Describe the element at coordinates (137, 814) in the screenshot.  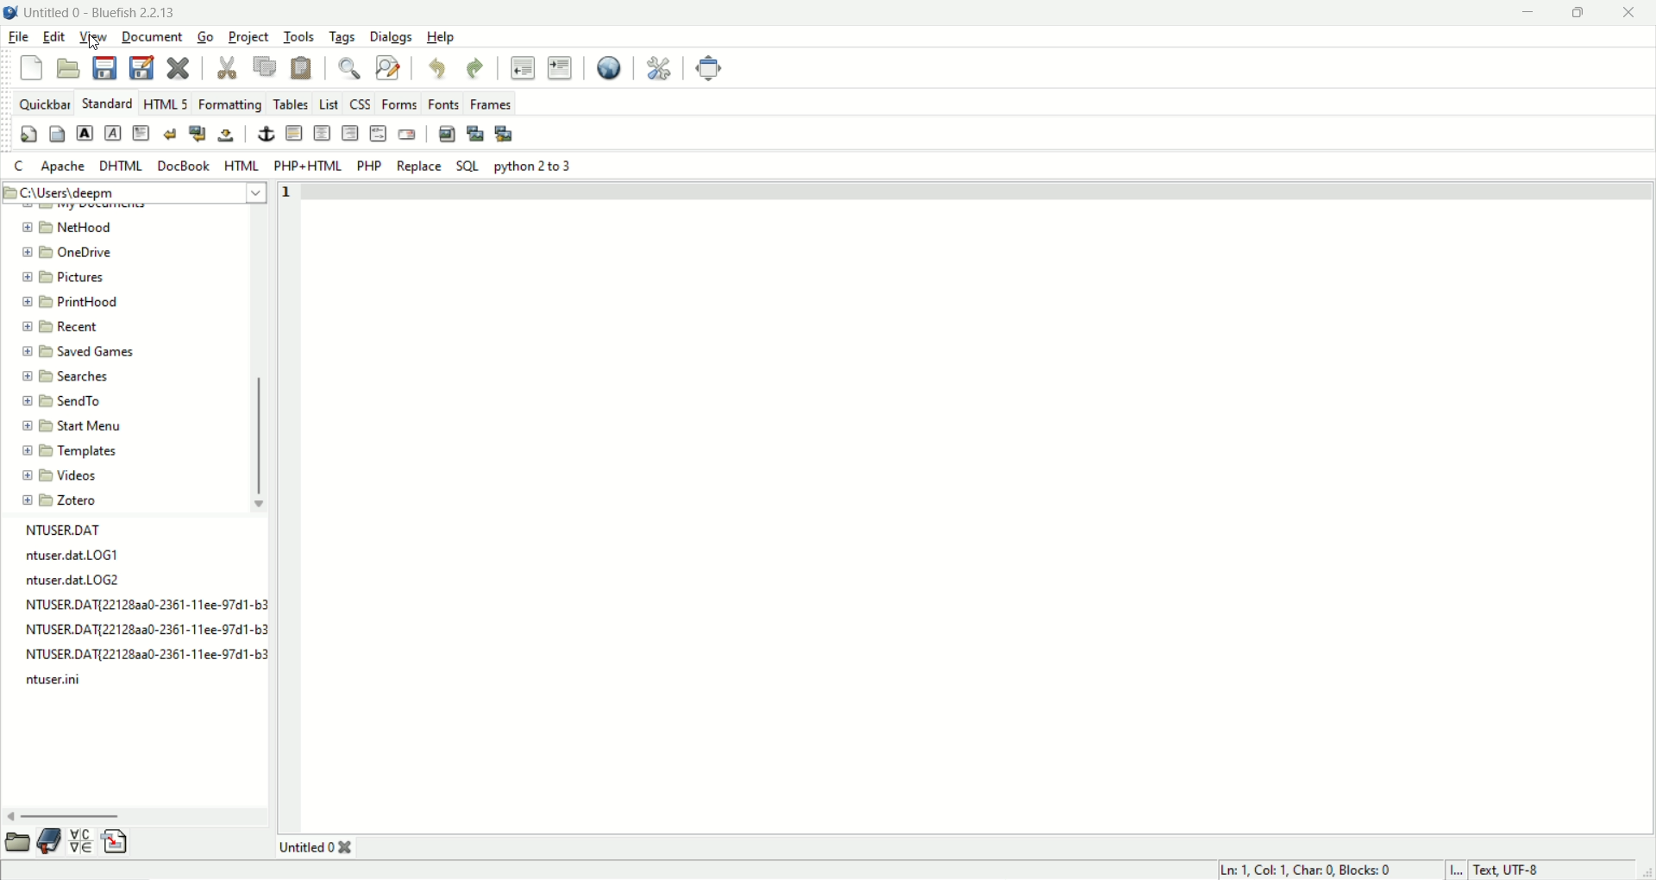
I see `horizontal scroll bar` at that location.